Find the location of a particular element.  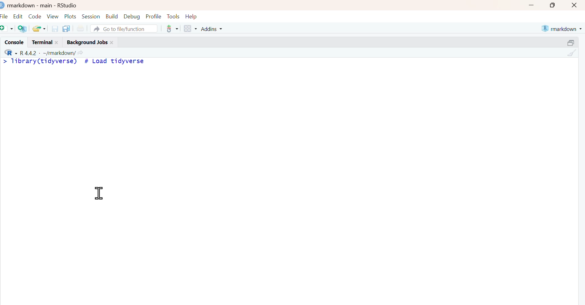

save is located at coordinates (55, 28).